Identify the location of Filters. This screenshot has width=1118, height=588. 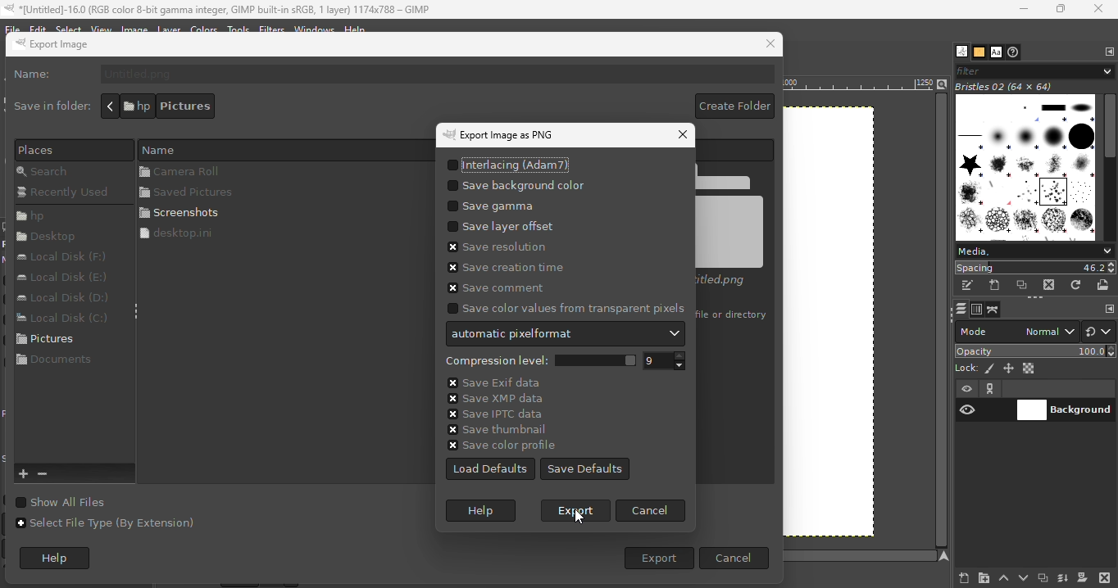
(270, 29).